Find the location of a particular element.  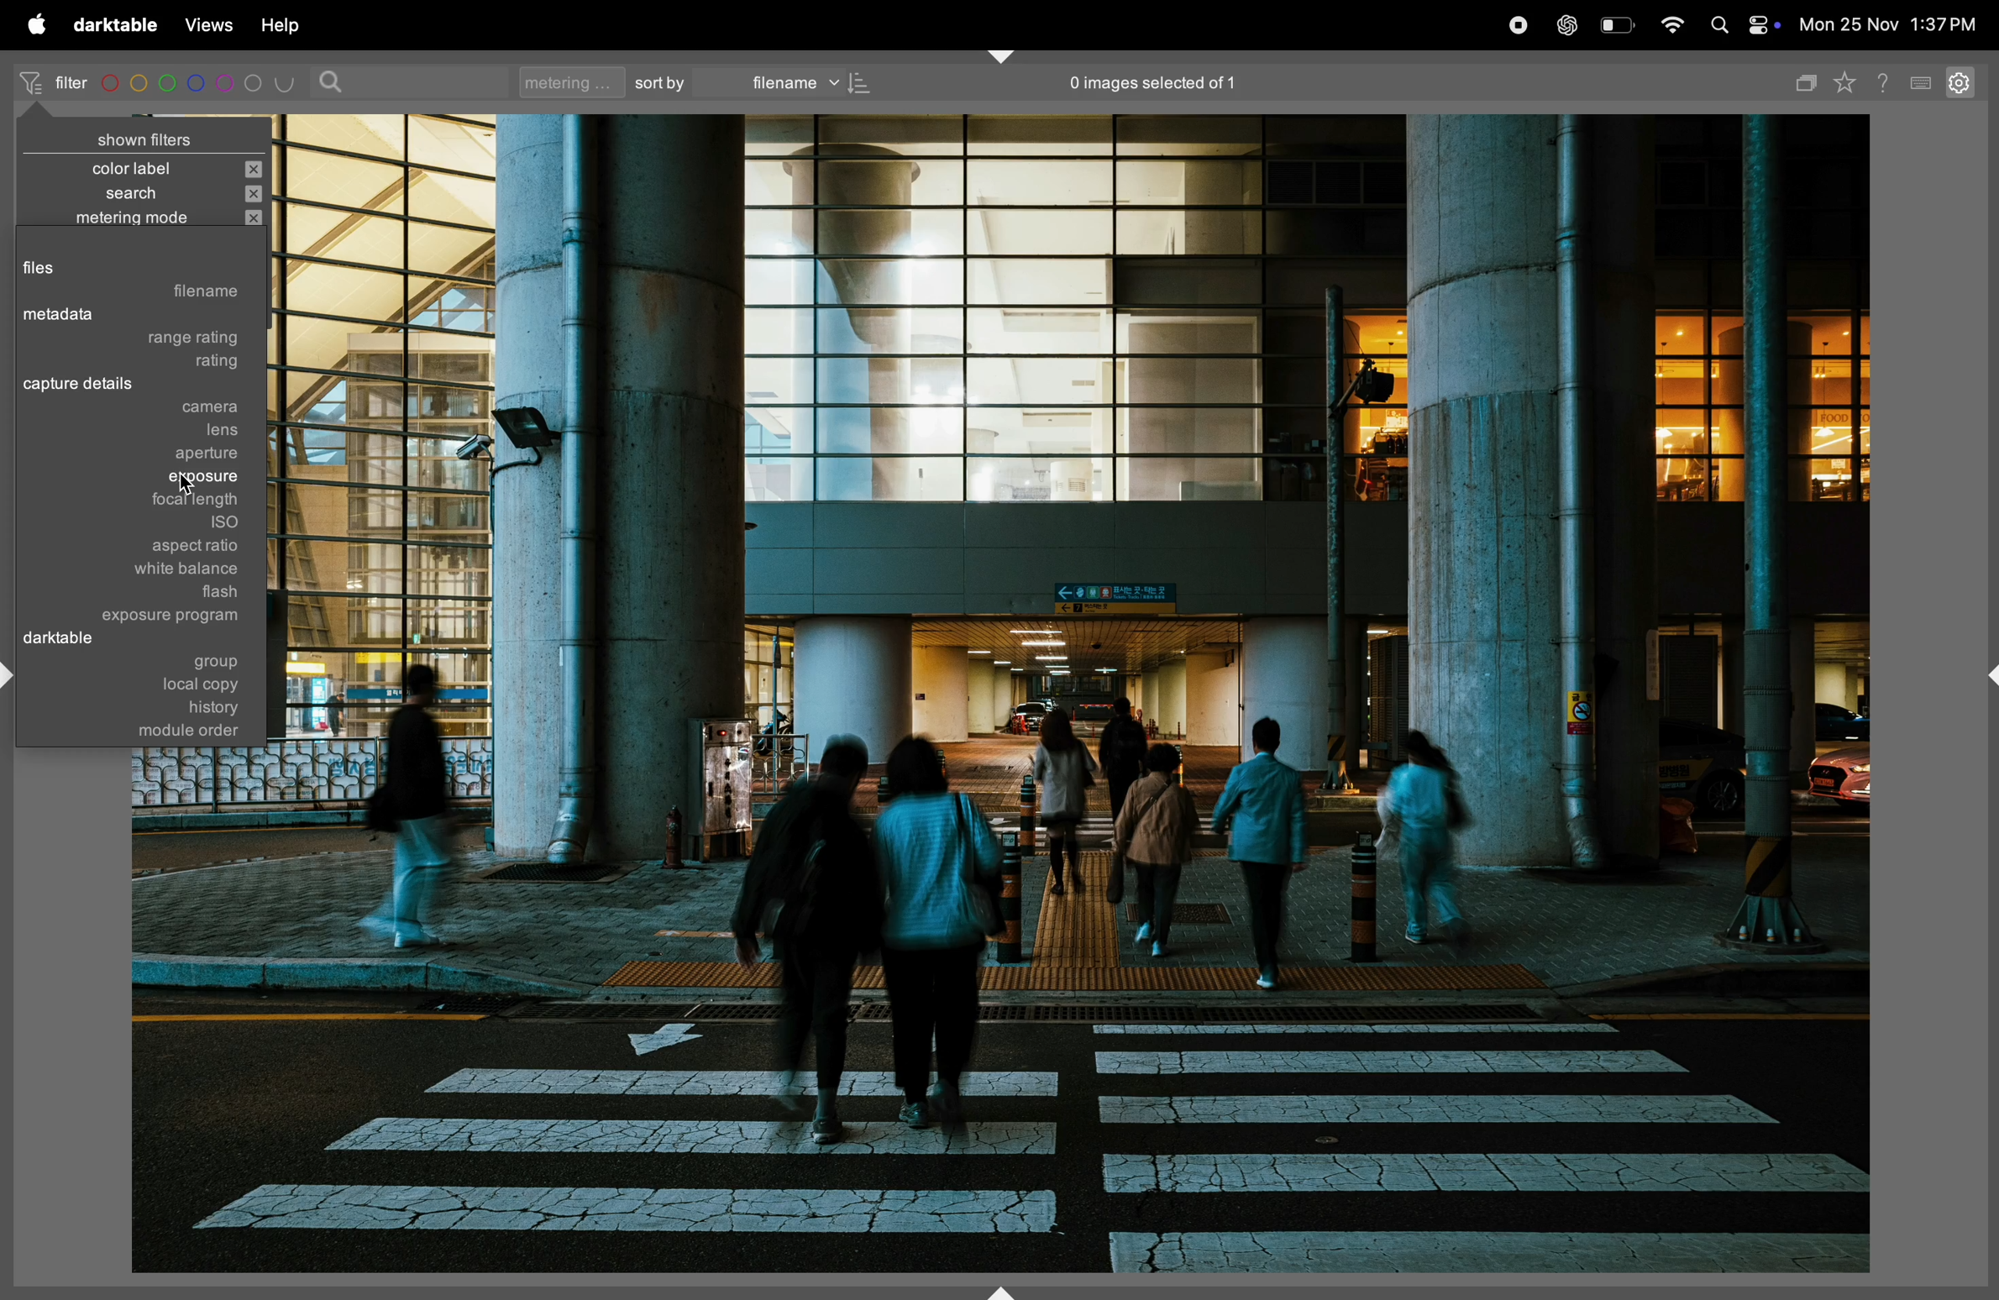

white balance is located at coordinates (188, 572).